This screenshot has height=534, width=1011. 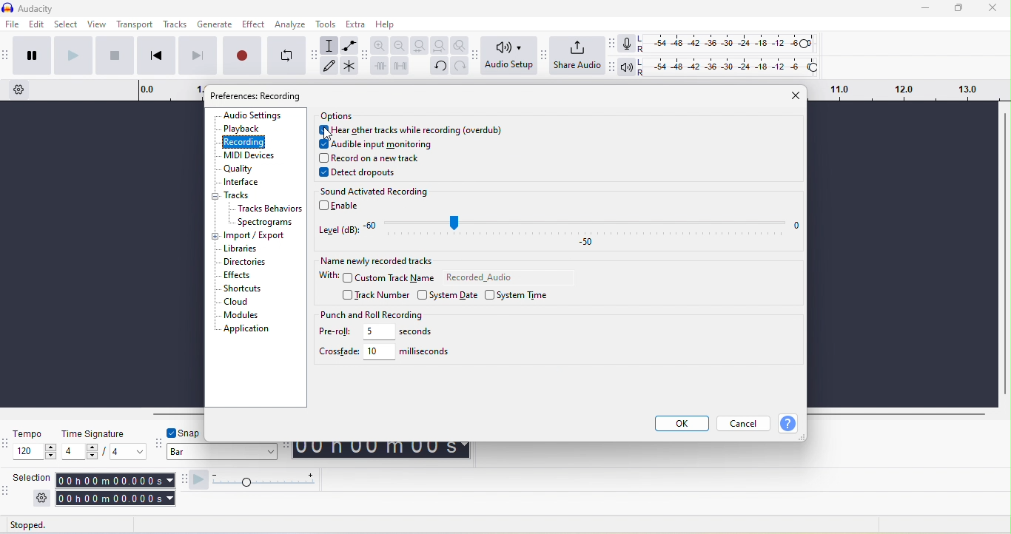 I want to click on recoding level, so click(x=728, y=43).